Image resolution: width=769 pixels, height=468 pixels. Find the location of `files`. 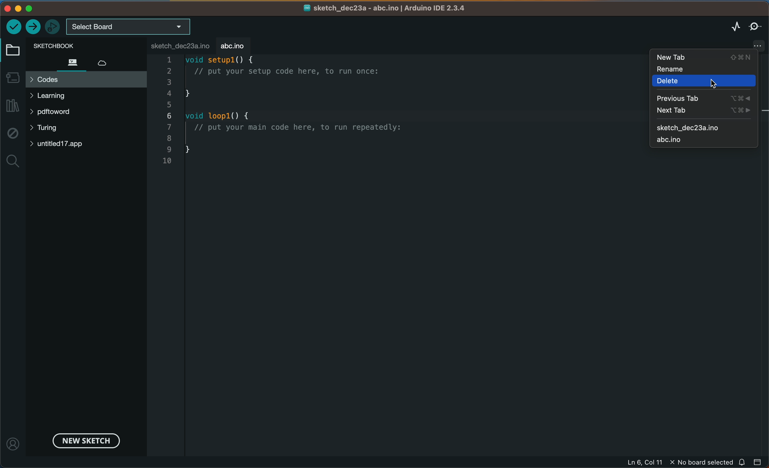

files is located at coordinates (71, 61).